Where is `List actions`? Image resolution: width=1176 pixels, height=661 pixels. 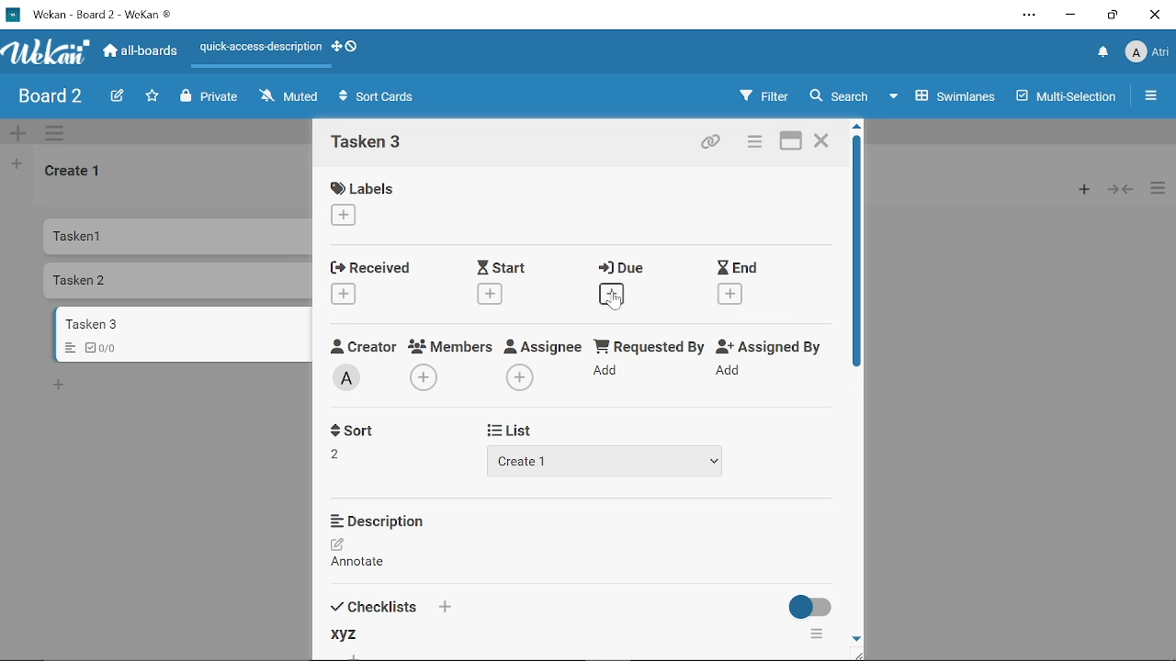
List actions is located at coordinates (1158, 190).